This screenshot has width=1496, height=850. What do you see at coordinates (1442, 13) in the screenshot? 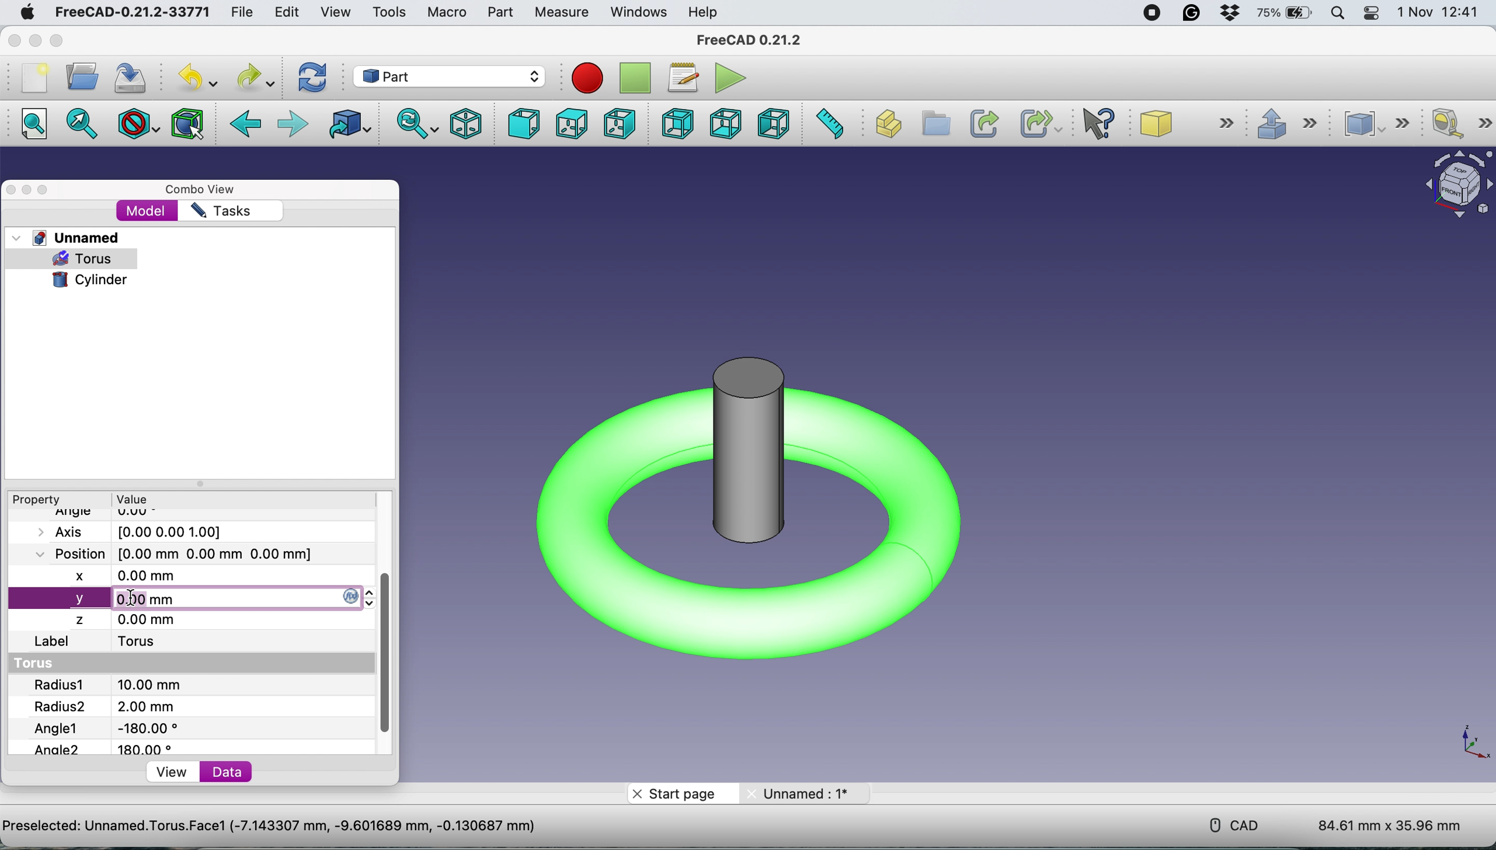
I see `date and time` at bounding box center [1442, 13].